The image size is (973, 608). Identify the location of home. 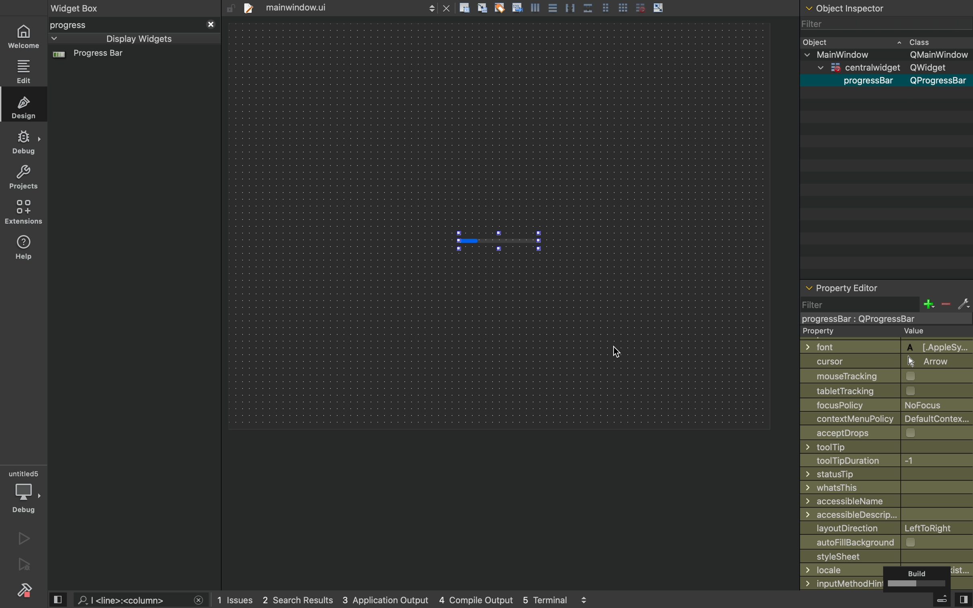
(23, 37).